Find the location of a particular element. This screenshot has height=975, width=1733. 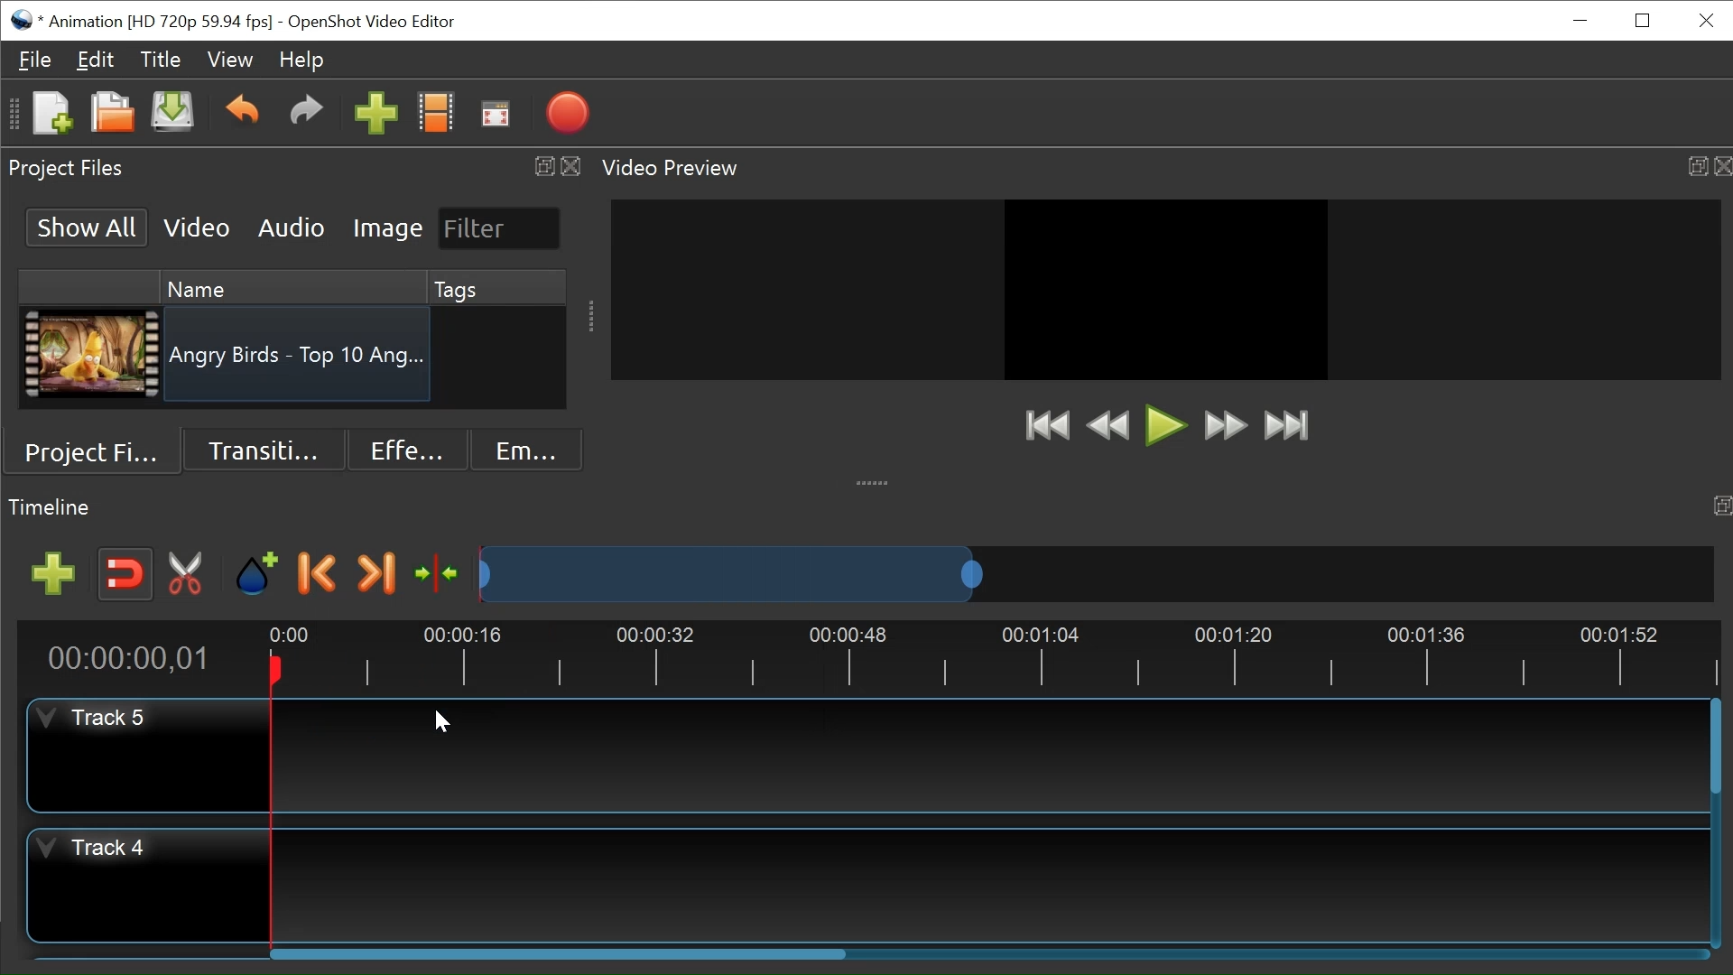

Track Panel is located at coordinates (990, 887).